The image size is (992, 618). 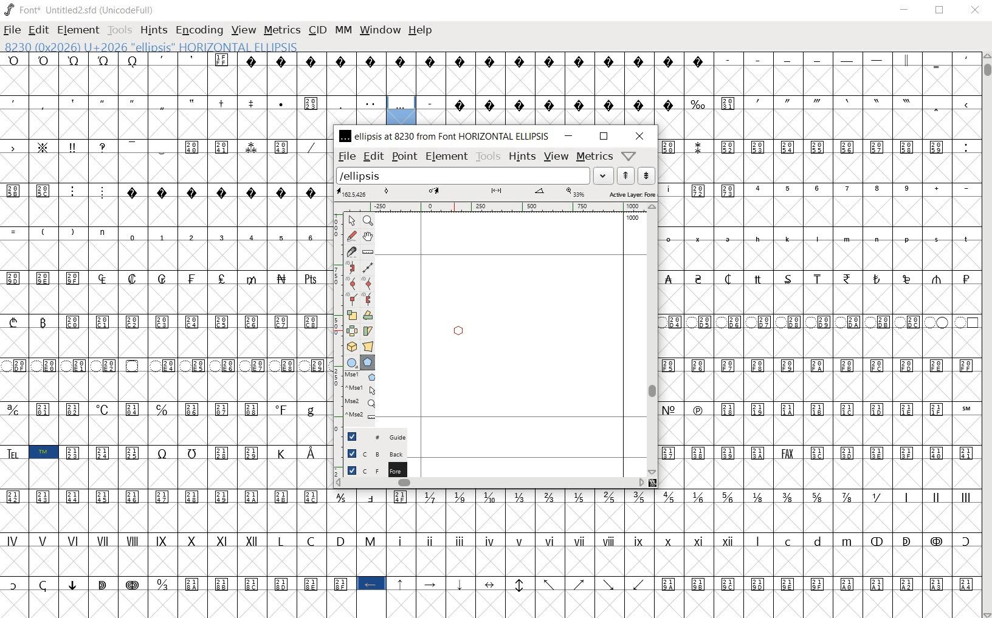 What do you see at coordinates (475, 175) in the screenshot?
I see `load word list` at bounding box center [475, 175].